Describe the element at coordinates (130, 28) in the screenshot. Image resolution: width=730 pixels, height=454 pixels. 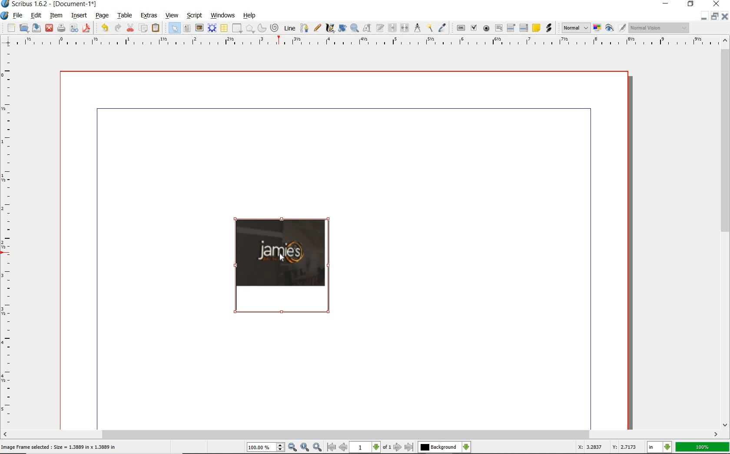
I see `CUT` at that location.